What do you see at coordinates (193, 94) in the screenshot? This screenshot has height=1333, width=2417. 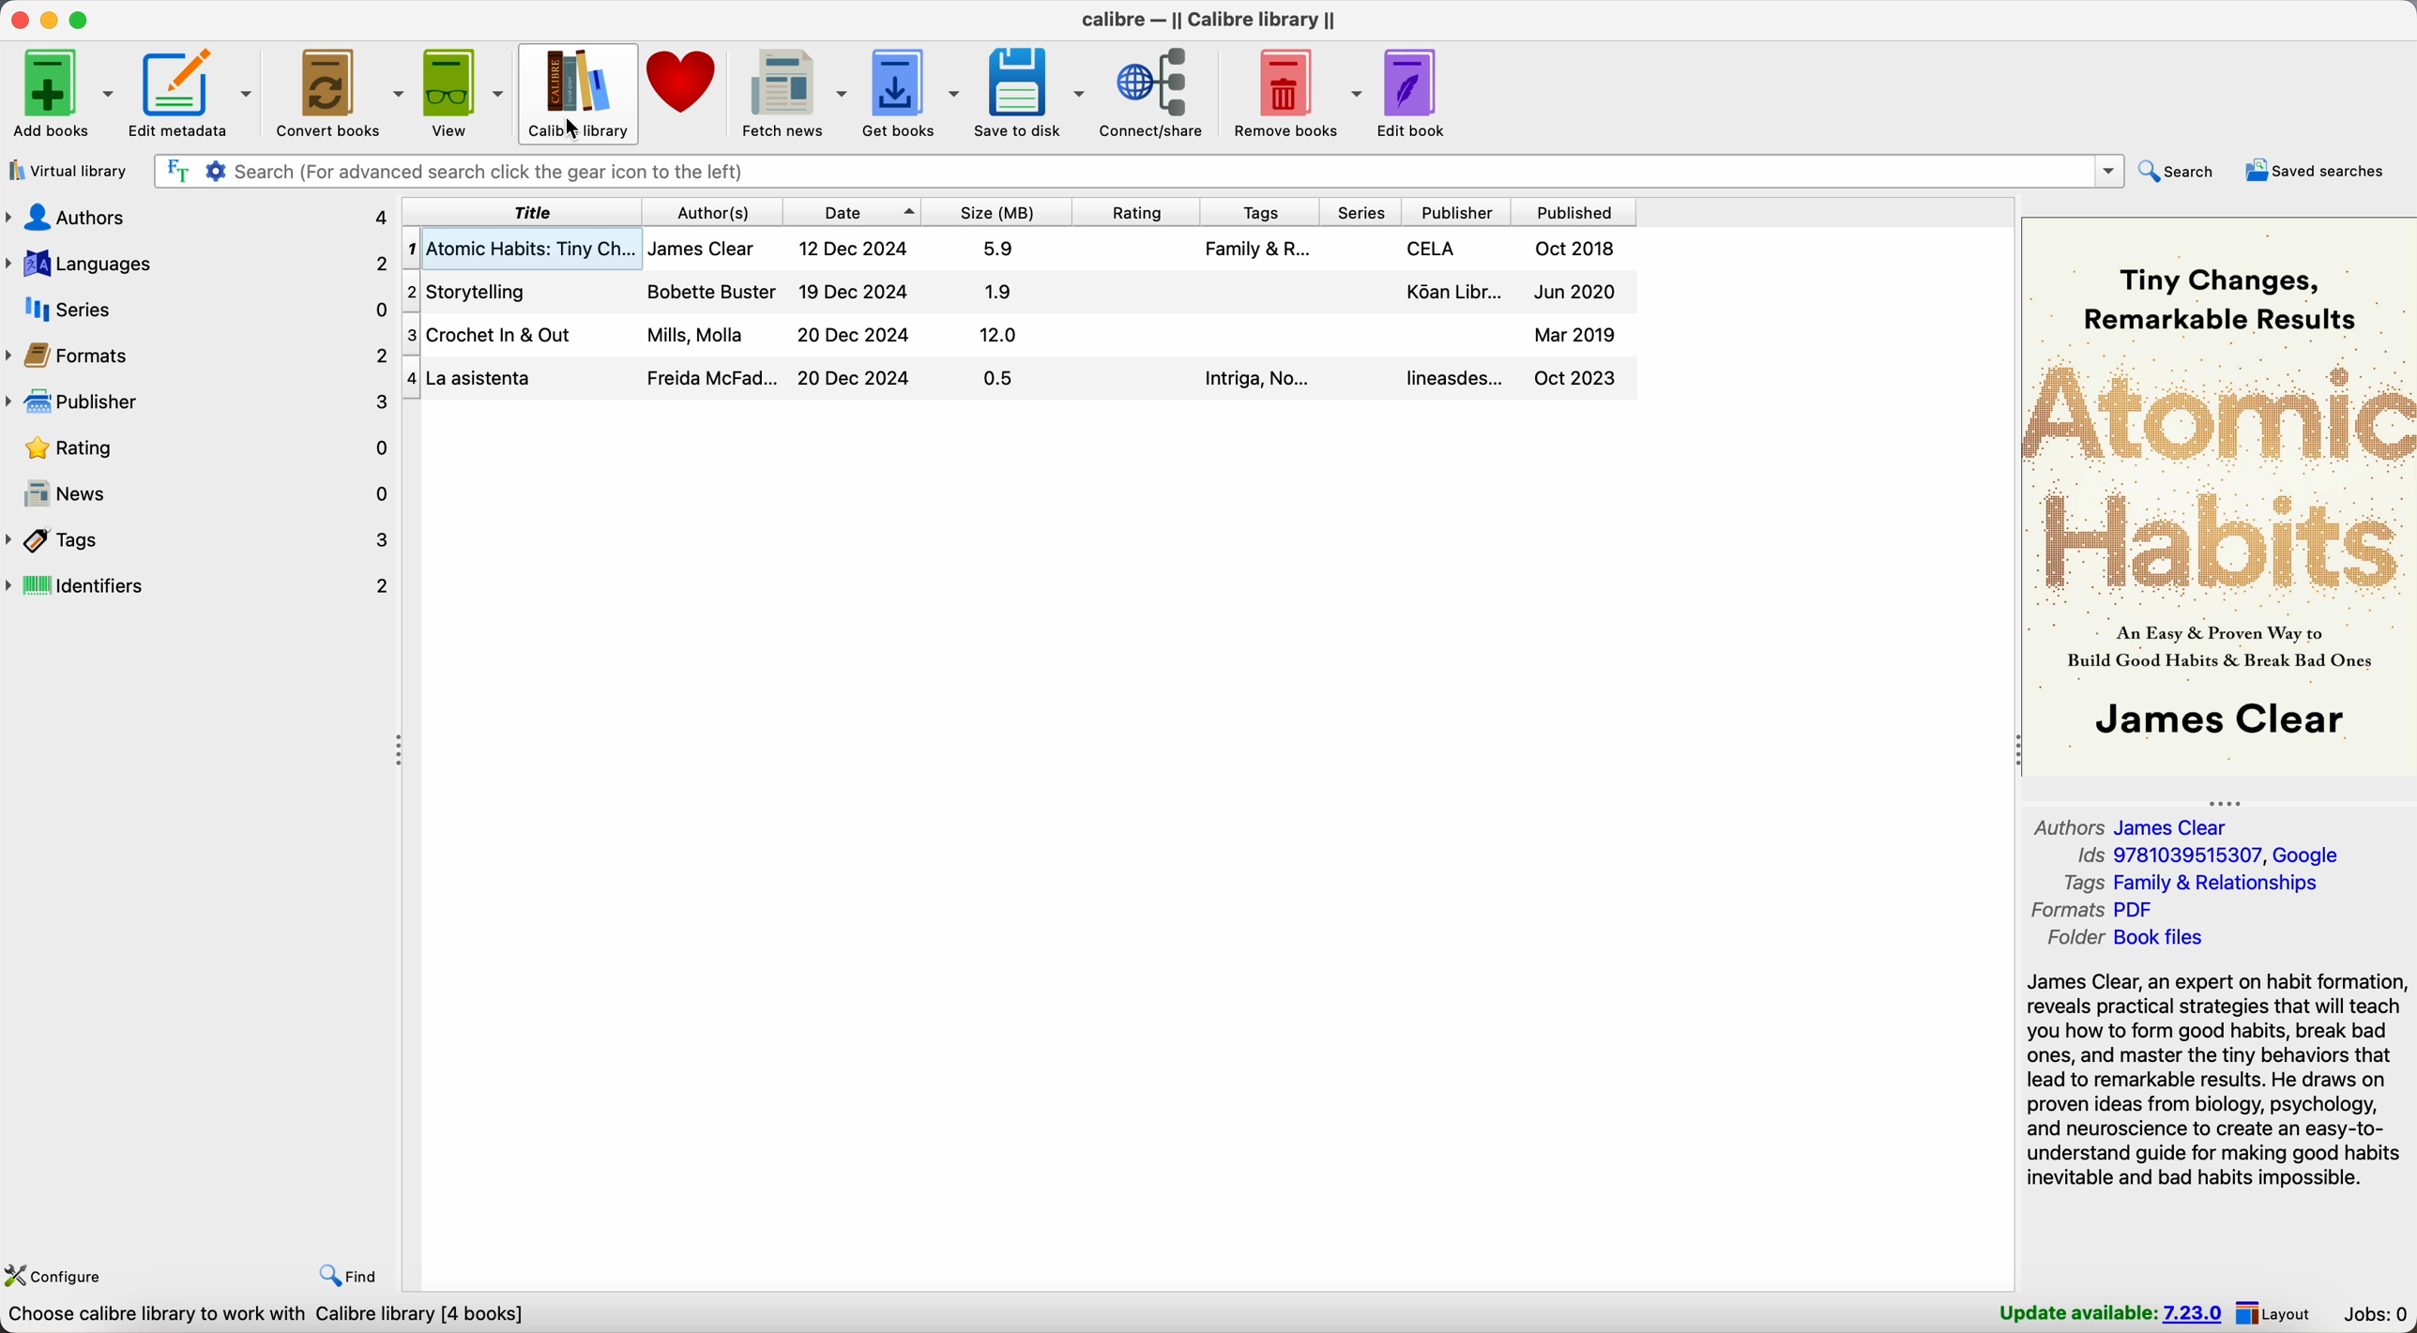 I see `edit metadata` at bounding box center [193, 94].